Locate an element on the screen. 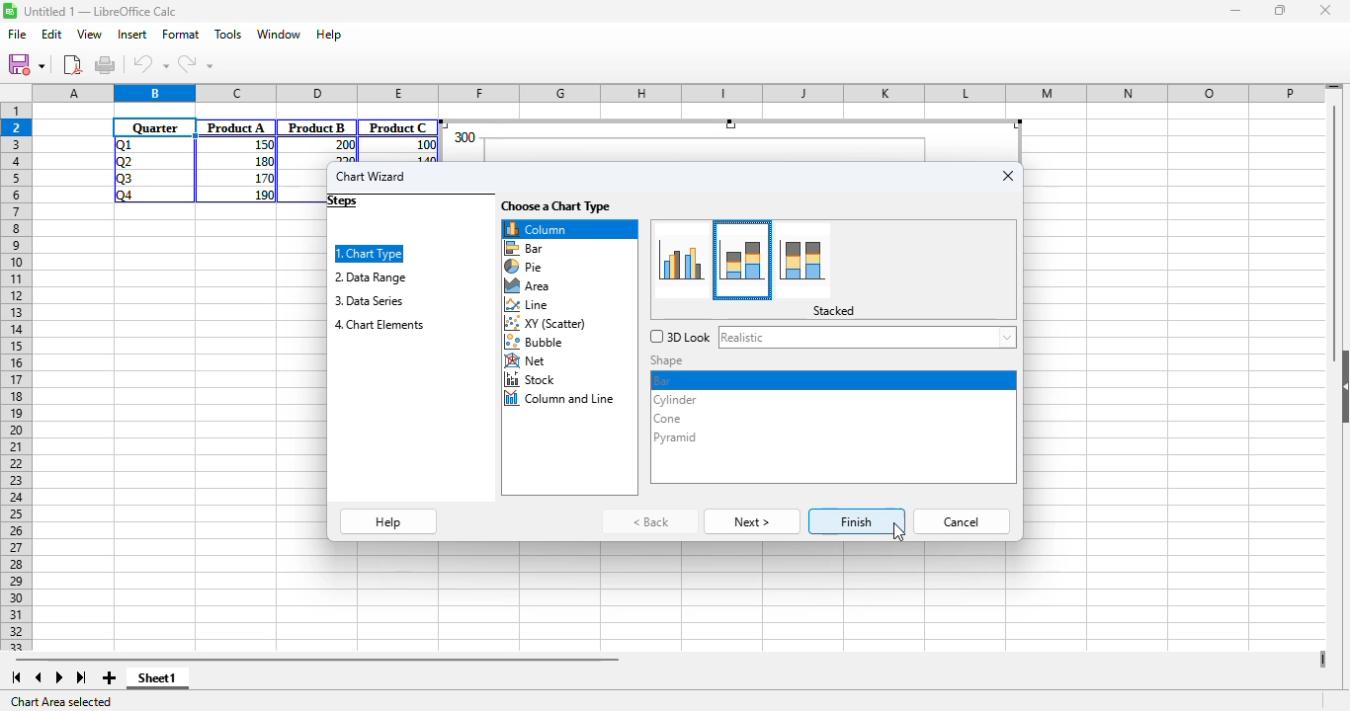  stacked column chart selected is located at coordinates (743, 259).